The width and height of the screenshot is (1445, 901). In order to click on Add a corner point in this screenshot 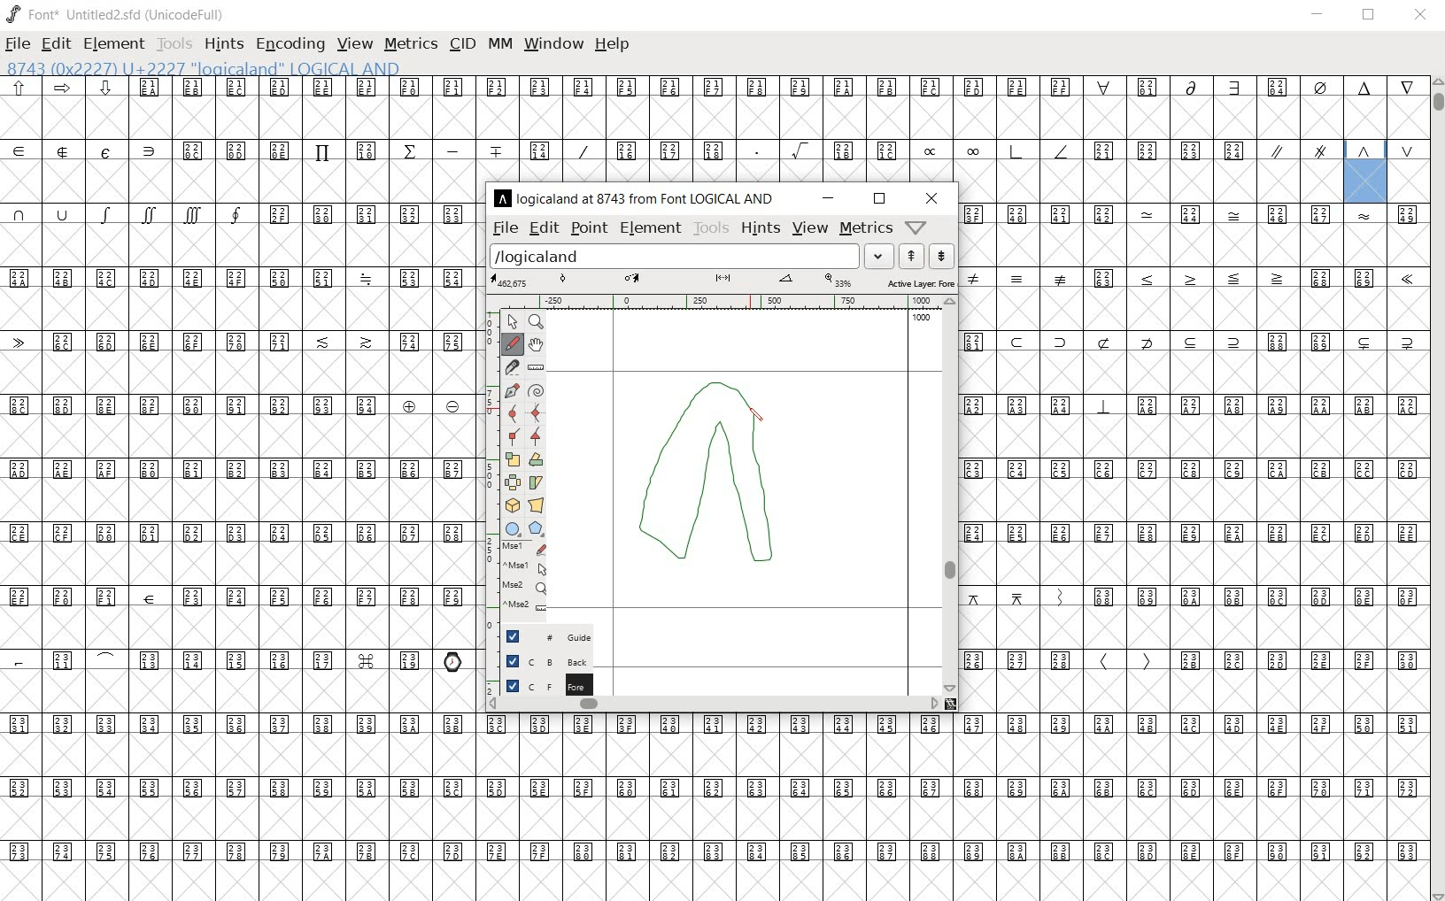, I will do `click(537, 435)`.